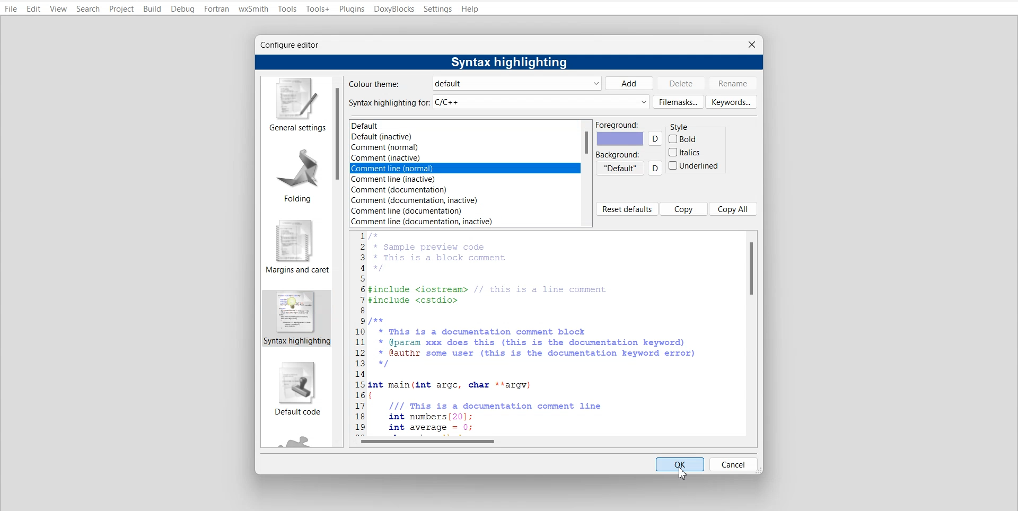  I want to click on Color Theme, so click(475, 83).